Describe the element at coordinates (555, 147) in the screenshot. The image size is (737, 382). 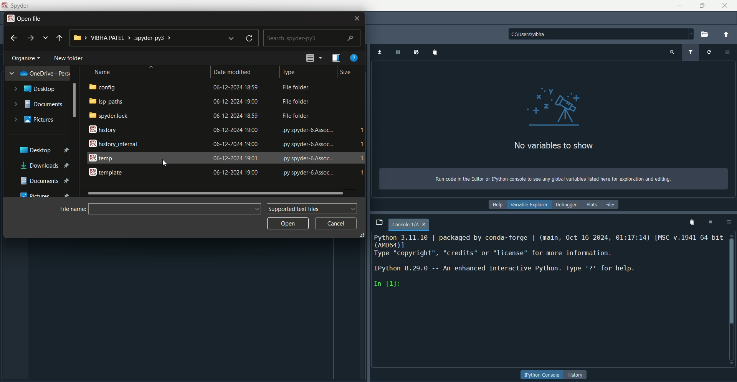
I see `text` at that location.